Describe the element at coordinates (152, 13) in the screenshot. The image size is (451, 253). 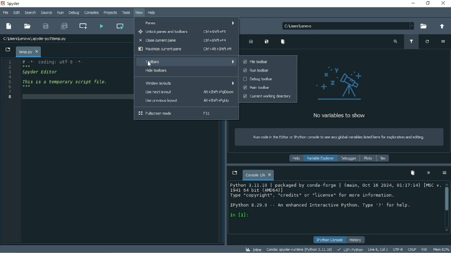
I see `Help` at that location.